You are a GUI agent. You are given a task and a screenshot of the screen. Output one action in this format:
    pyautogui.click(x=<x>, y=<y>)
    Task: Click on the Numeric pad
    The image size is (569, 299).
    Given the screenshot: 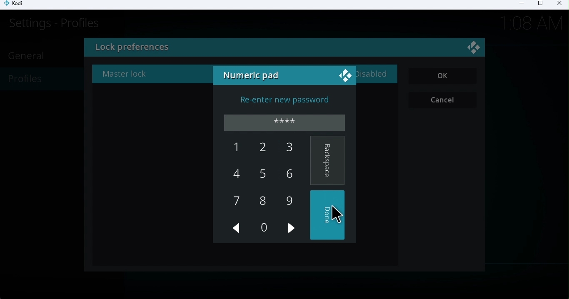 What is the action you would take?
    pyautogui.click(x=253, y=76)
    